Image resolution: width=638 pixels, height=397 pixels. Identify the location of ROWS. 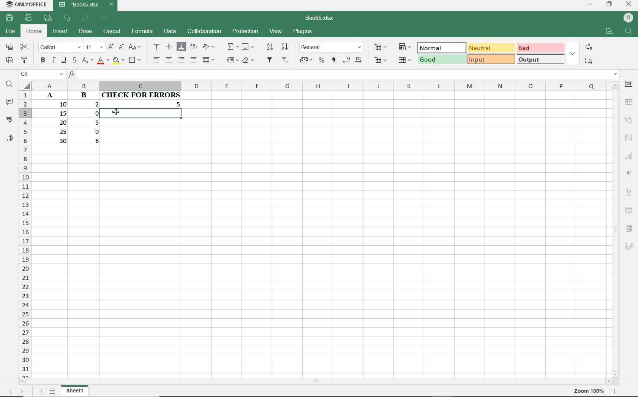
(25, 233).